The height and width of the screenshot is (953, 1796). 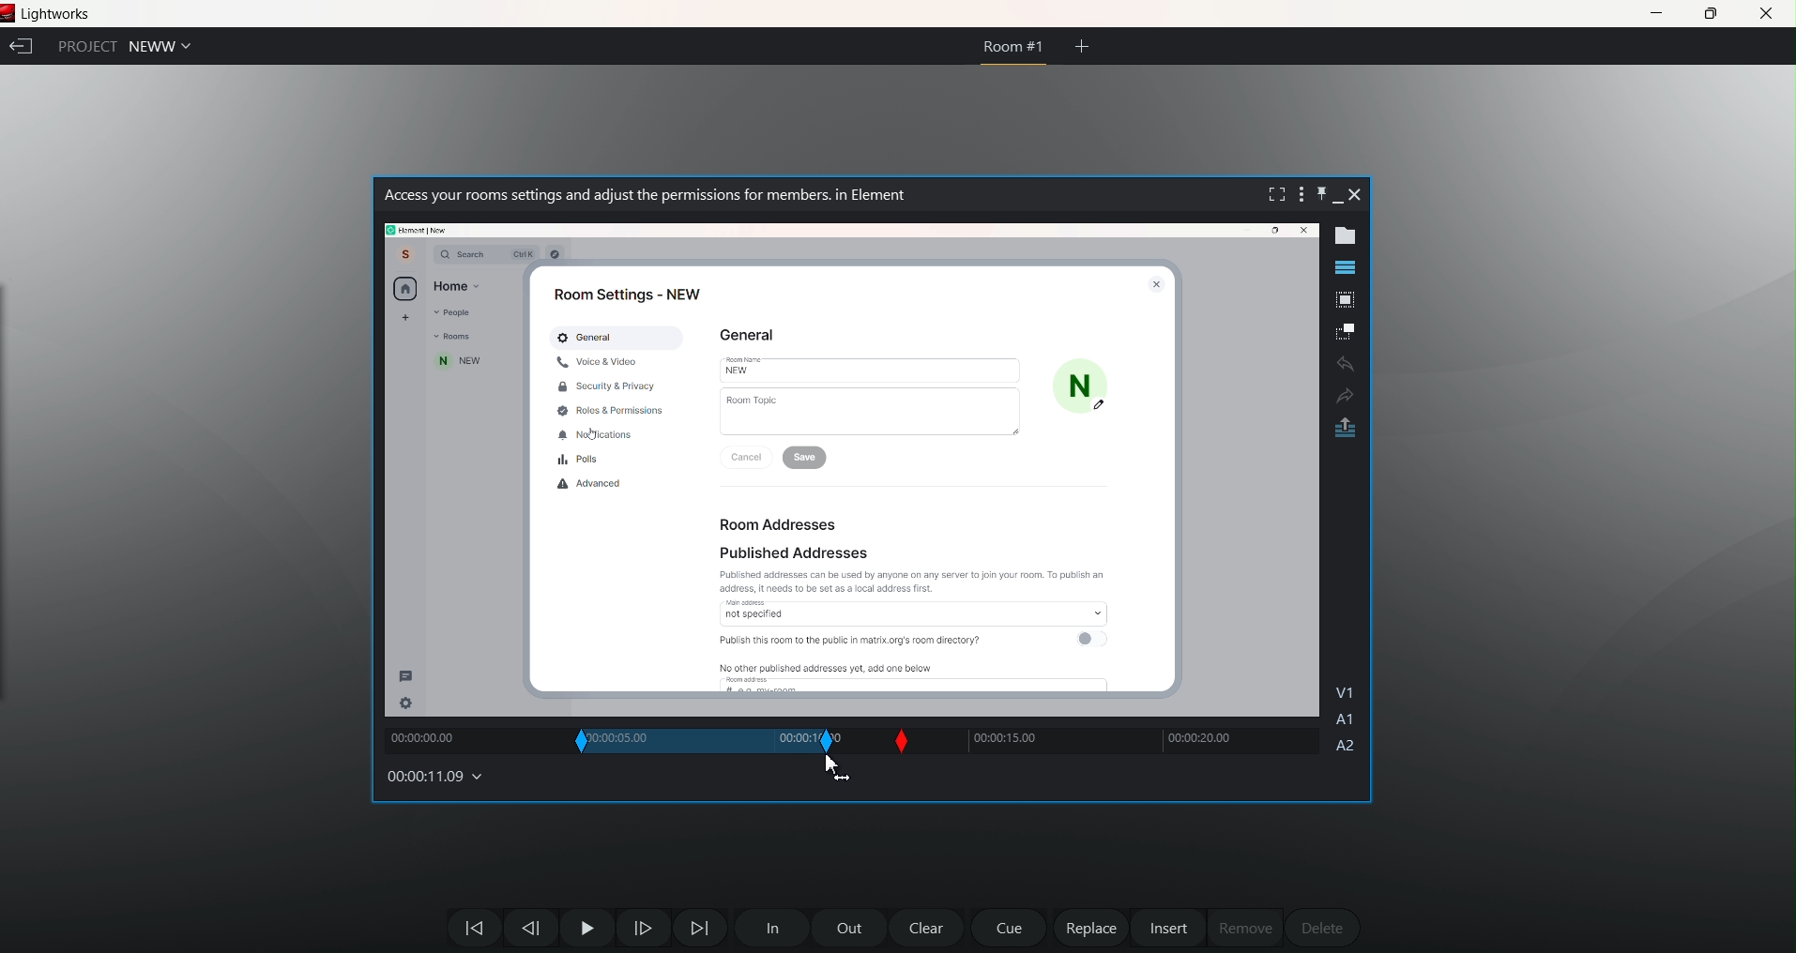 I want to click on fullscreen, so click(x=1272, y=194).